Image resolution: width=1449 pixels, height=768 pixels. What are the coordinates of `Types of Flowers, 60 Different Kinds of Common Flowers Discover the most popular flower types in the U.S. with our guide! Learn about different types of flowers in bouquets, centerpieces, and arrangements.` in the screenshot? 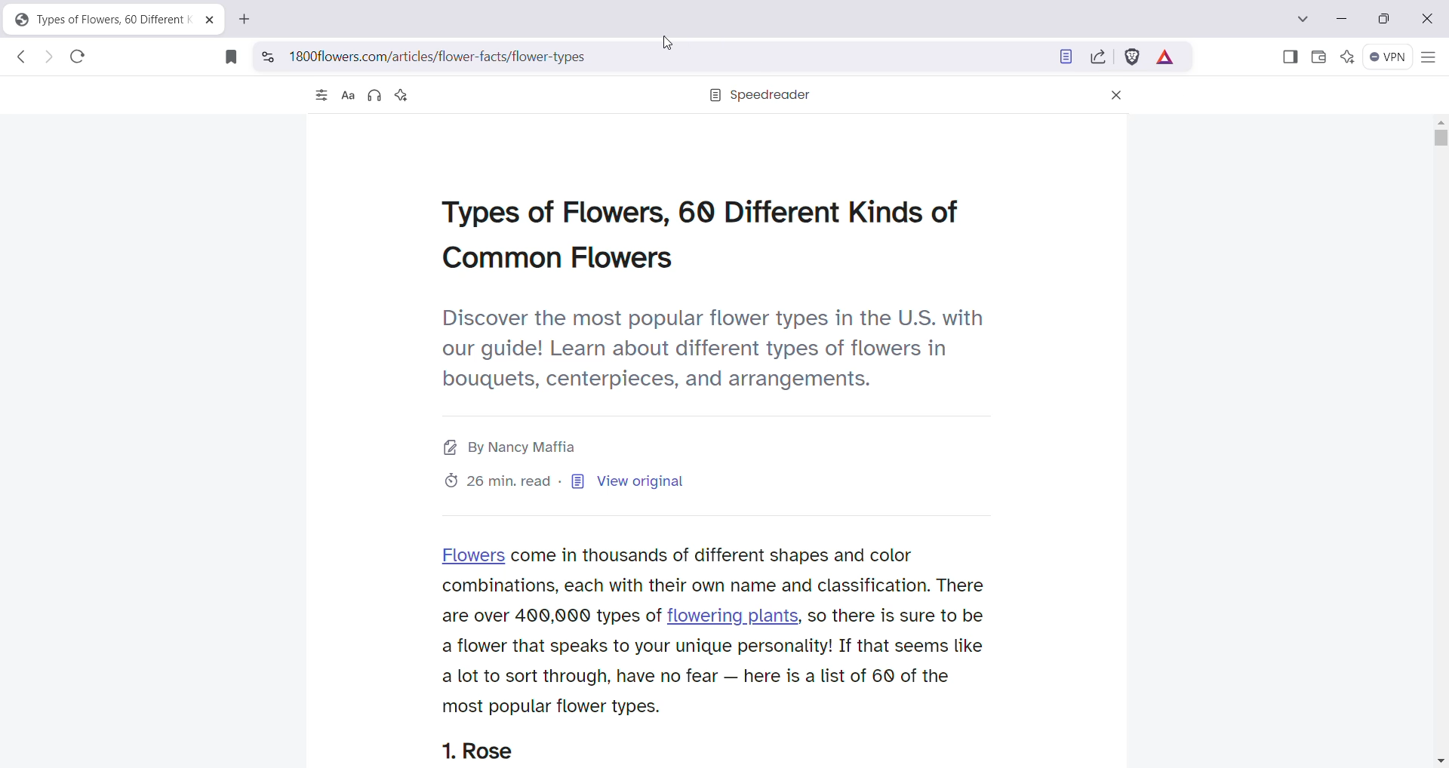 It's located at (712, 295).